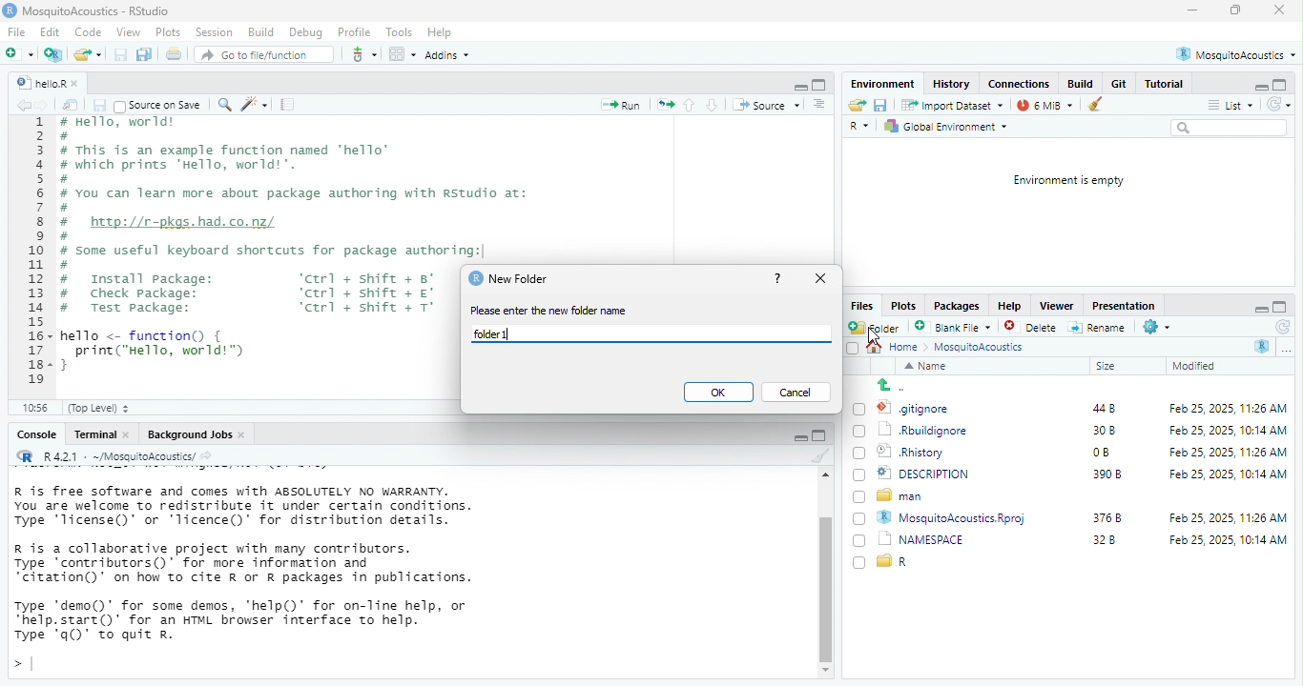 The width and height of the screenshot is (1303, 686). I want to click on MosquitoAcoustics - RStudio, so click(99, 11).